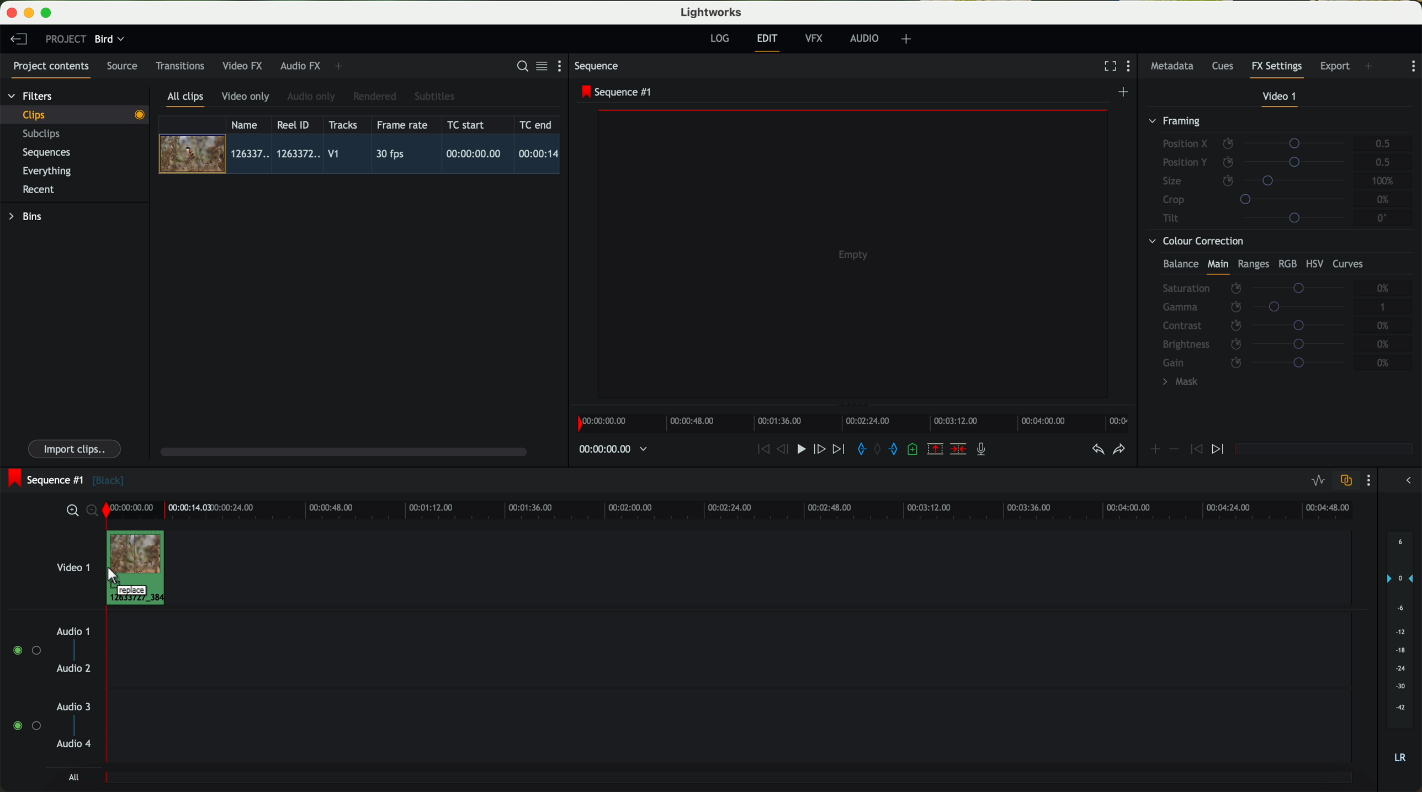  Describe the element at coordinates (1195, 241) in the screenshot. I see `colour correction` at that location.